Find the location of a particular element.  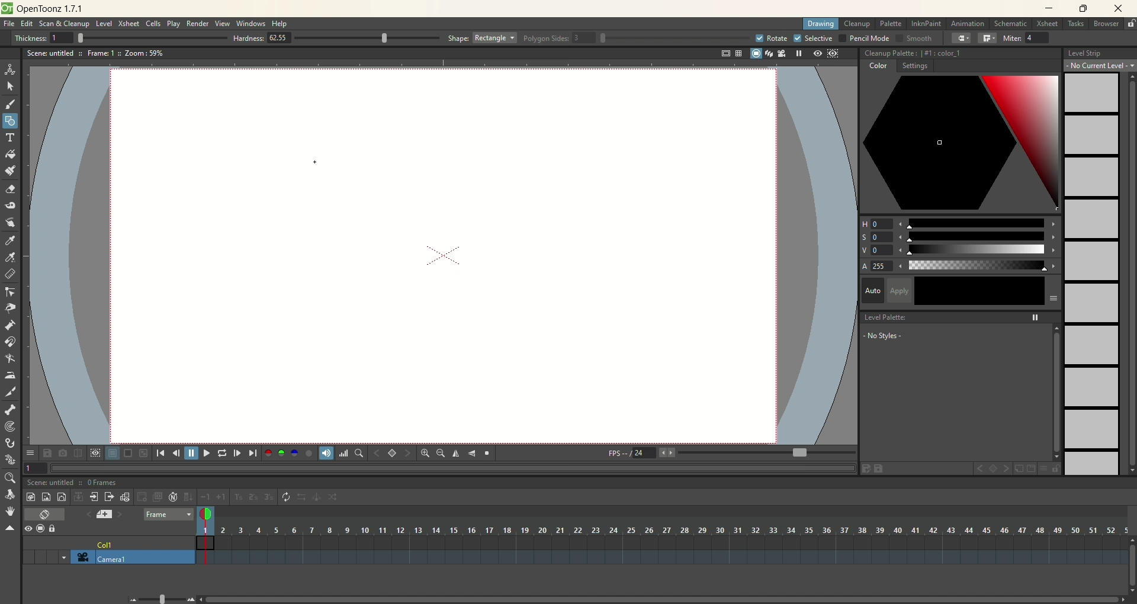

next key is located at coordinates (407, 454).